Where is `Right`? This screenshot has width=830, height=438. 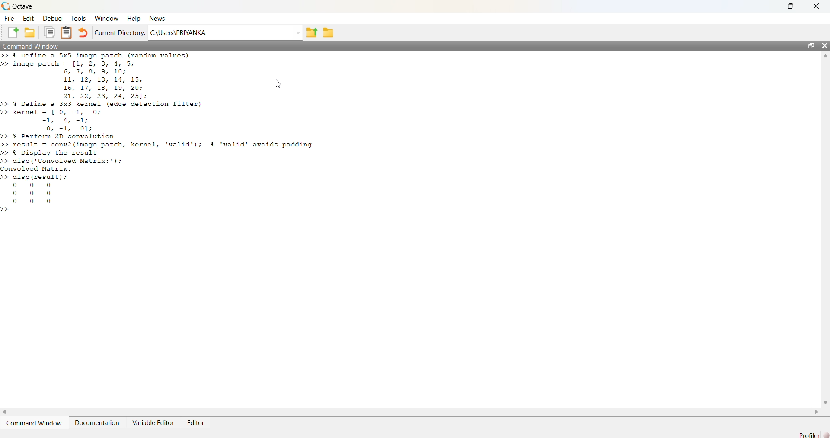 Right is located at coordinates (817, 410).